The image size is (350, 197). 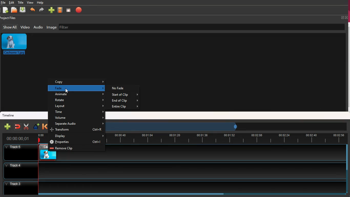 I want to click on image, so click(x=52, y=28).